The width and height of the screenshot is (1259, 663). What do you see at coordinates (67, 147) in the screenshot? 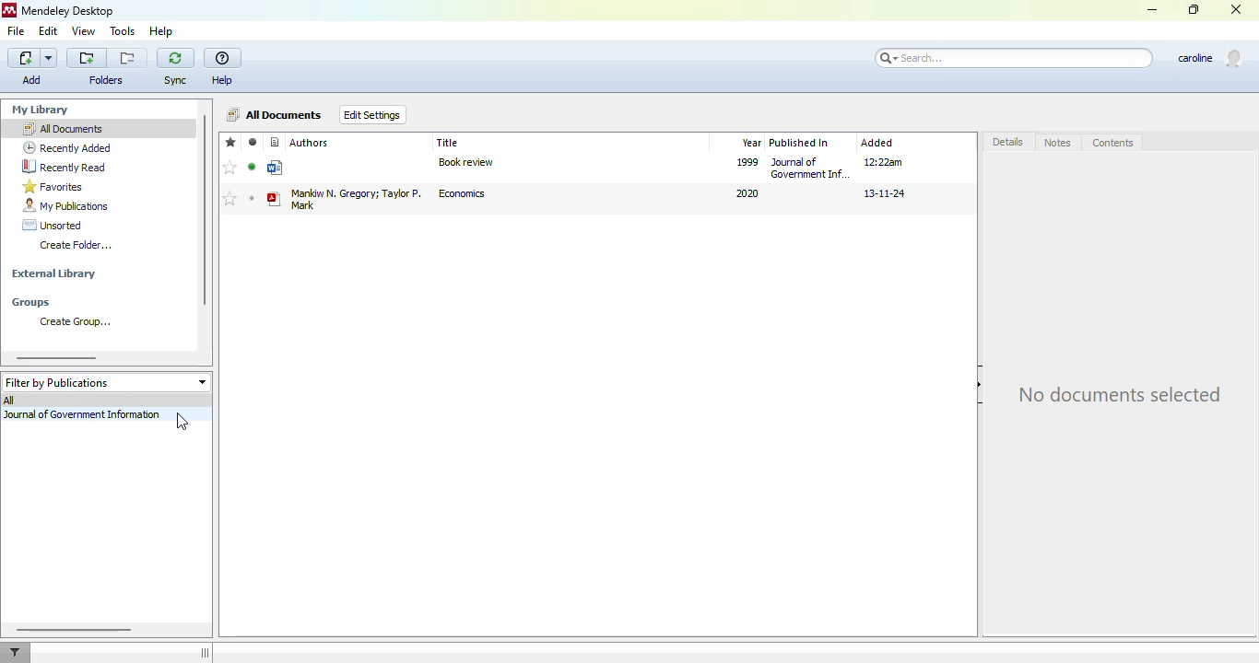
I see `recently added` at bounding box center [67, 147].